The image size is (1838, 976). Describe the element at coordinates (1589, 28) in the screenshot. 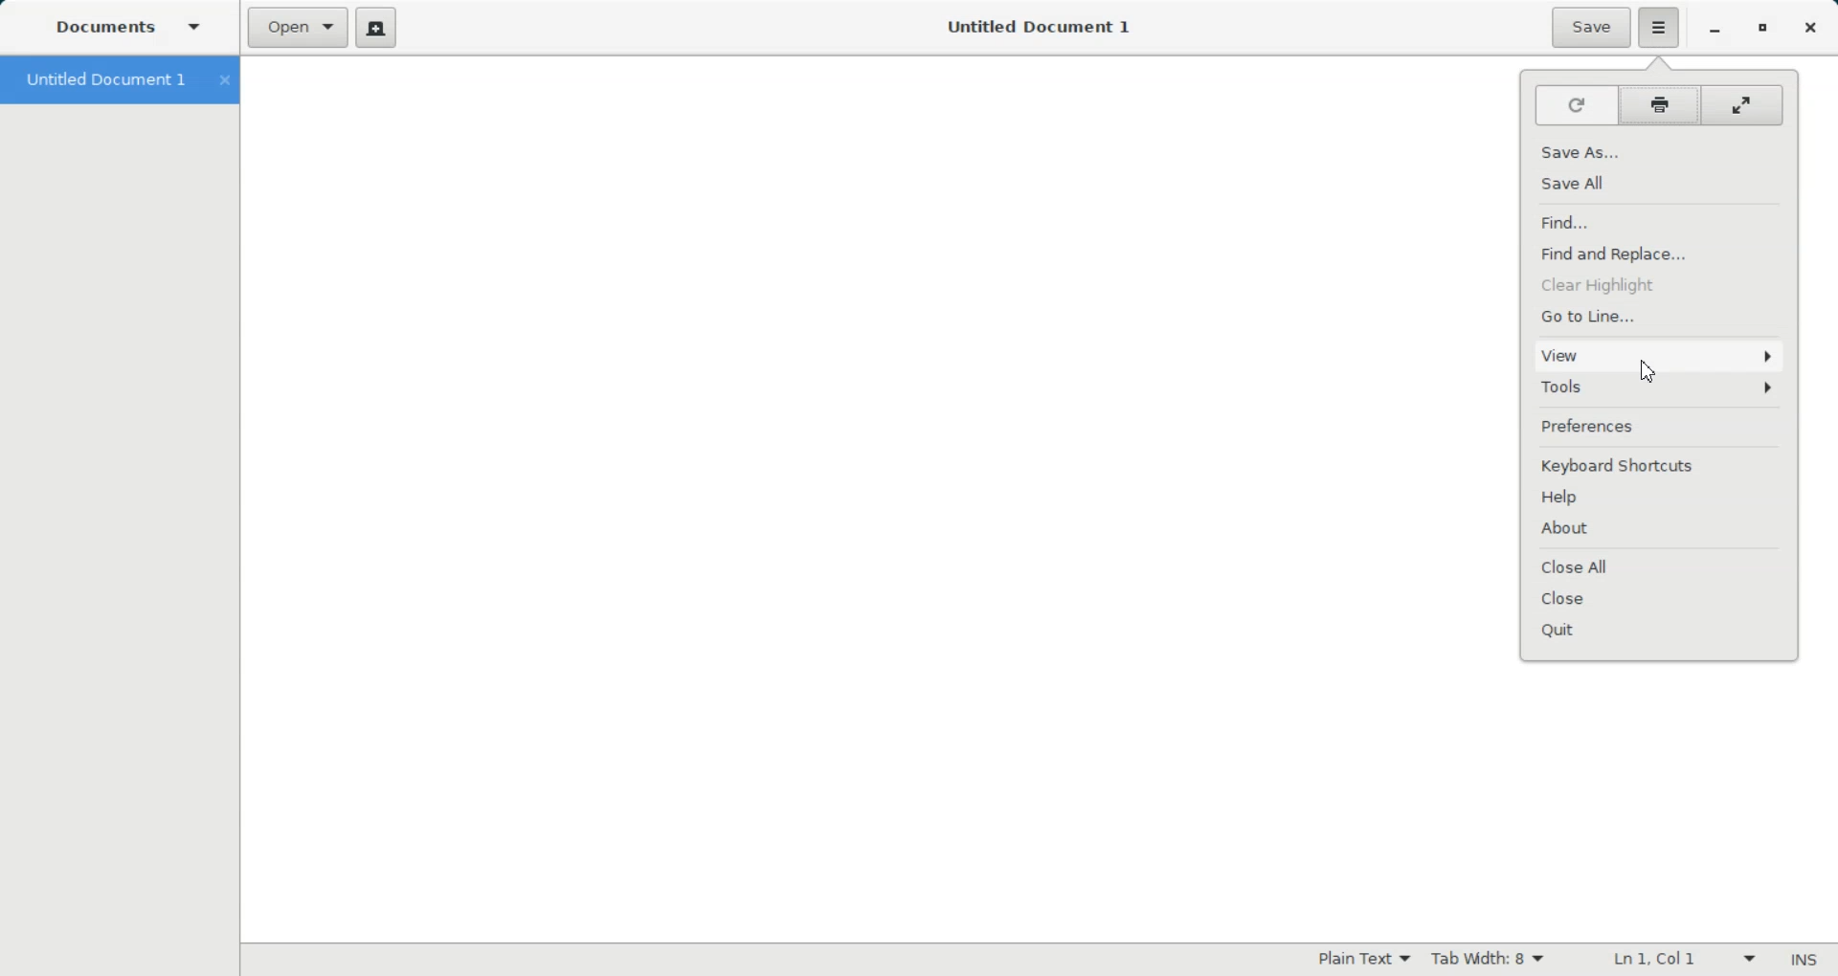

I see `Save` at that location.